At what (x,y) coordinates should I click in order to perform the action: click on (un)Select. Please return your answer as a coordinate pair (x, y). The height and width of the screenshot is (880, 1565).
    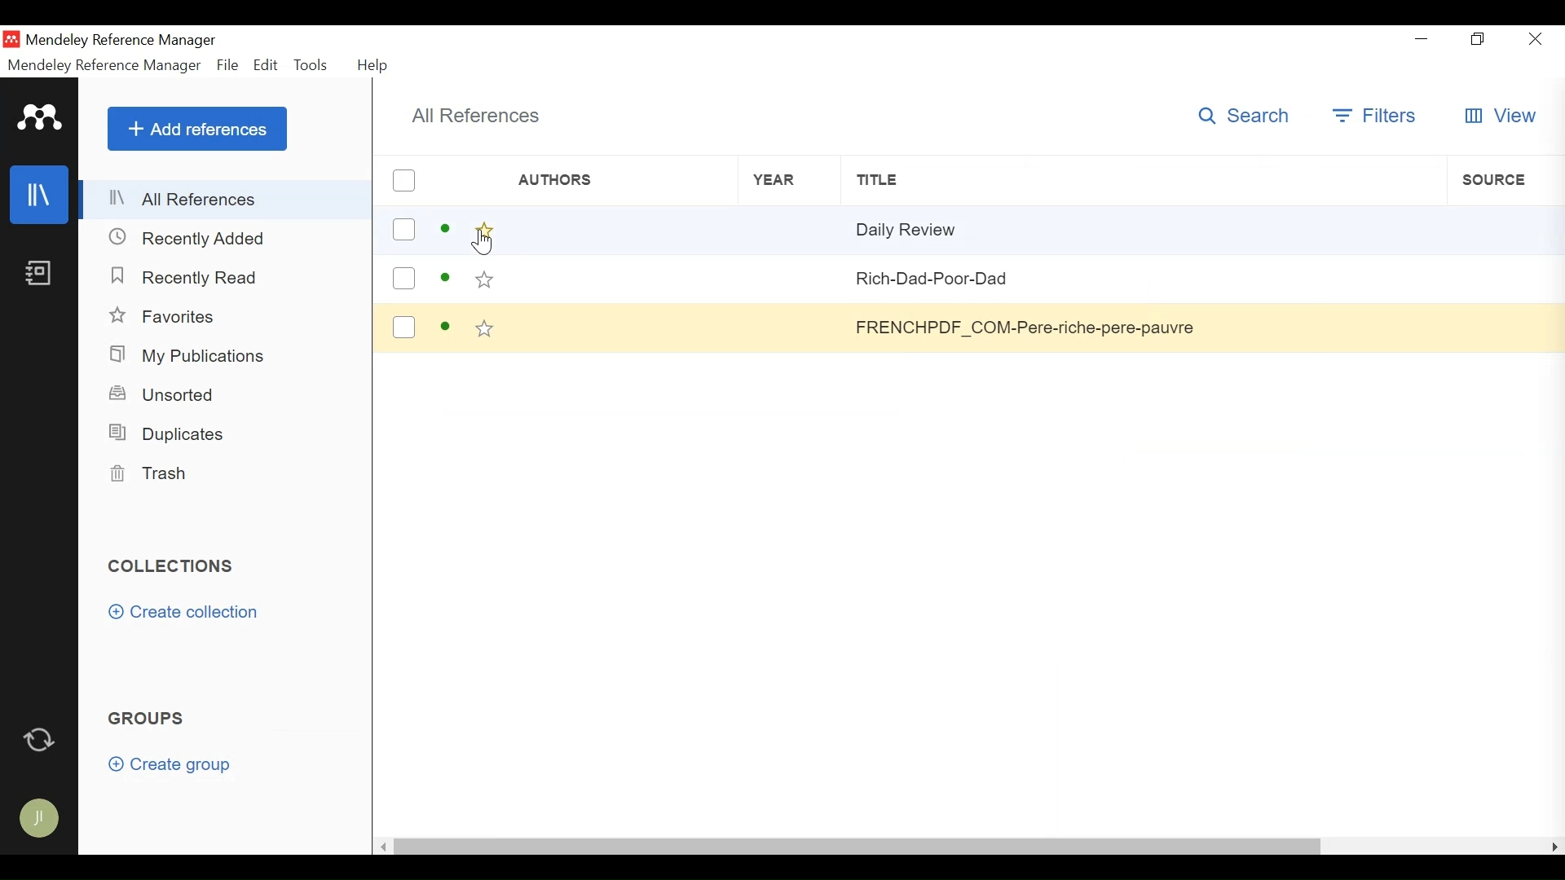
    Looking at the image, I should click on (403, 180).